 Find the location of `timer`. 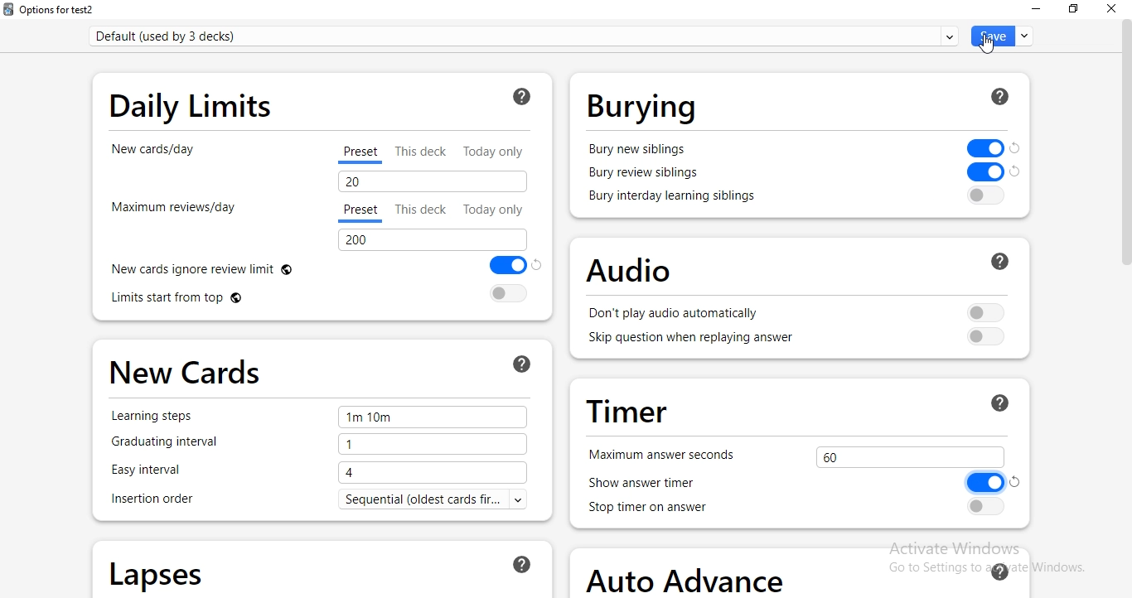

timer is located at coordinates (800, 408).